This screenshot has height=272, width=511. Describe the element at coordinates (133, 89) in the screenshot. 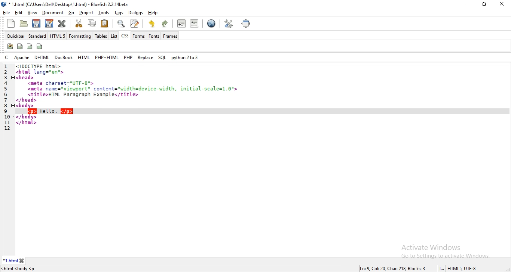

I see `<meta name="viewport" content="width=device-width, i1nitial-scale=1.0">` at that location.